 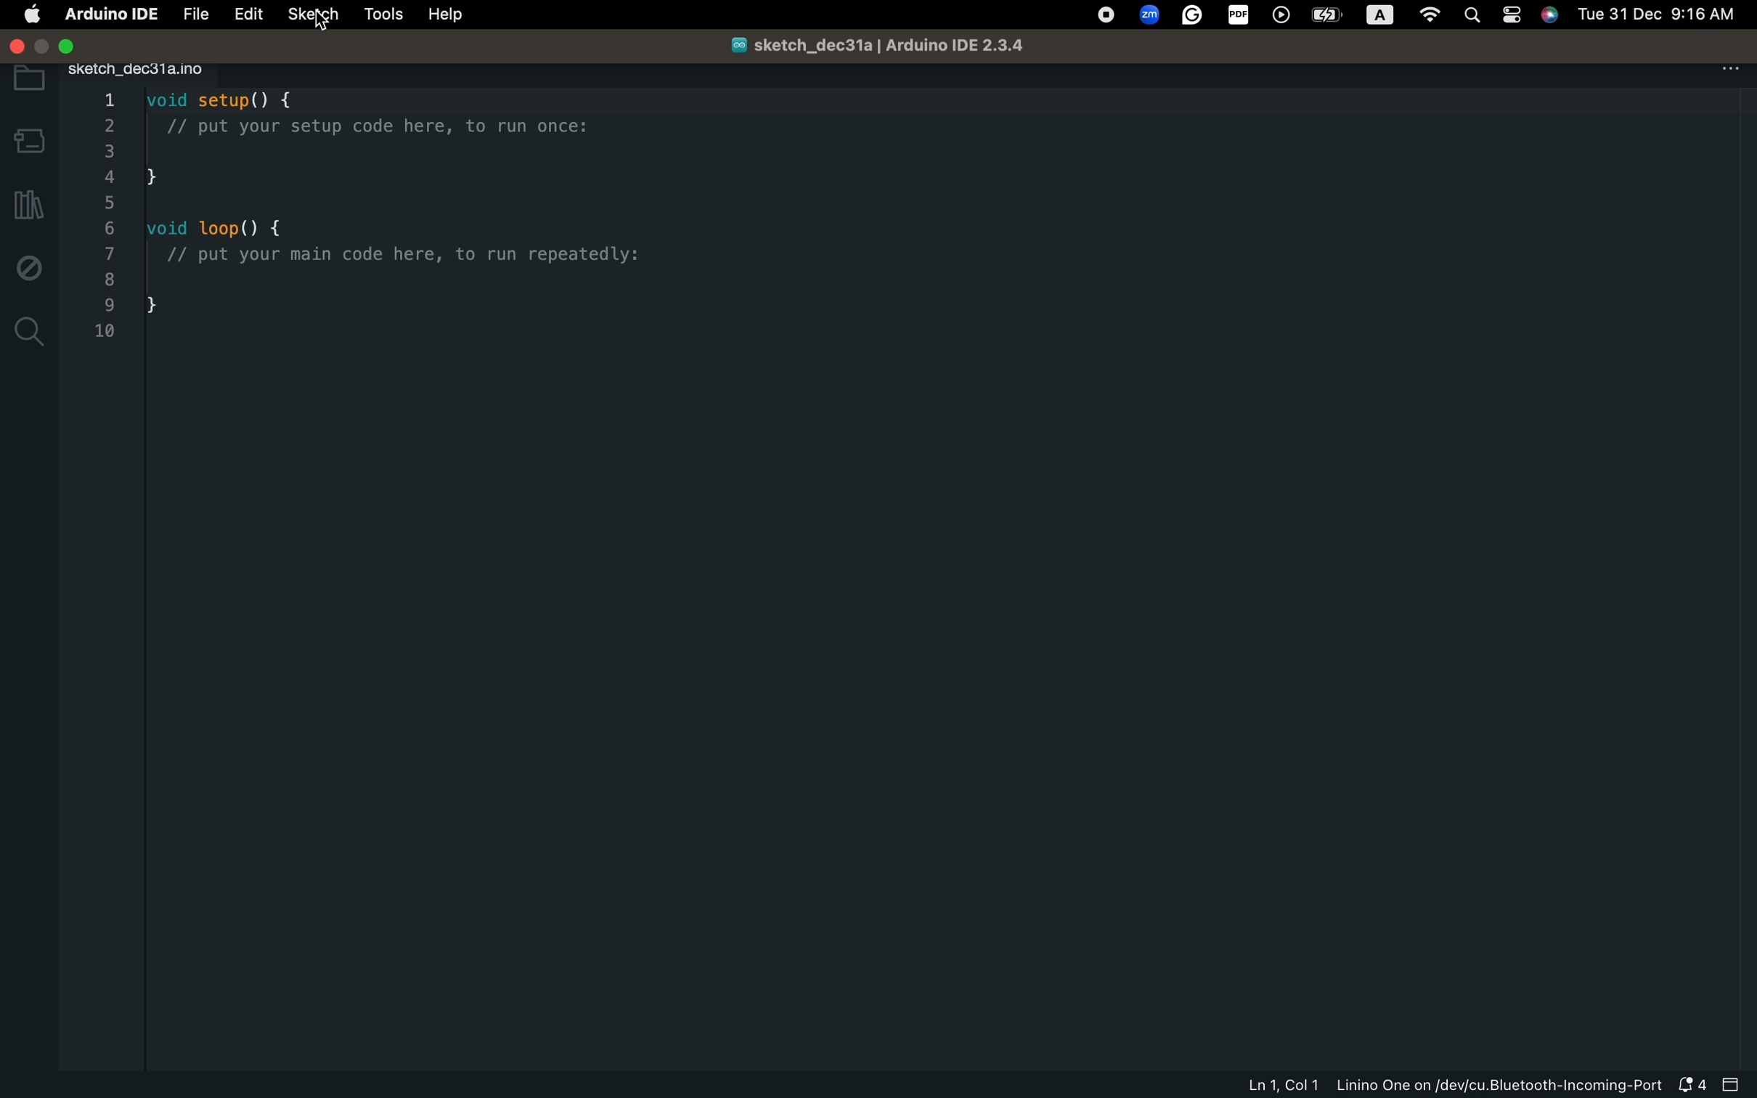 I want to click on sketch, so click(x=314, y=14).